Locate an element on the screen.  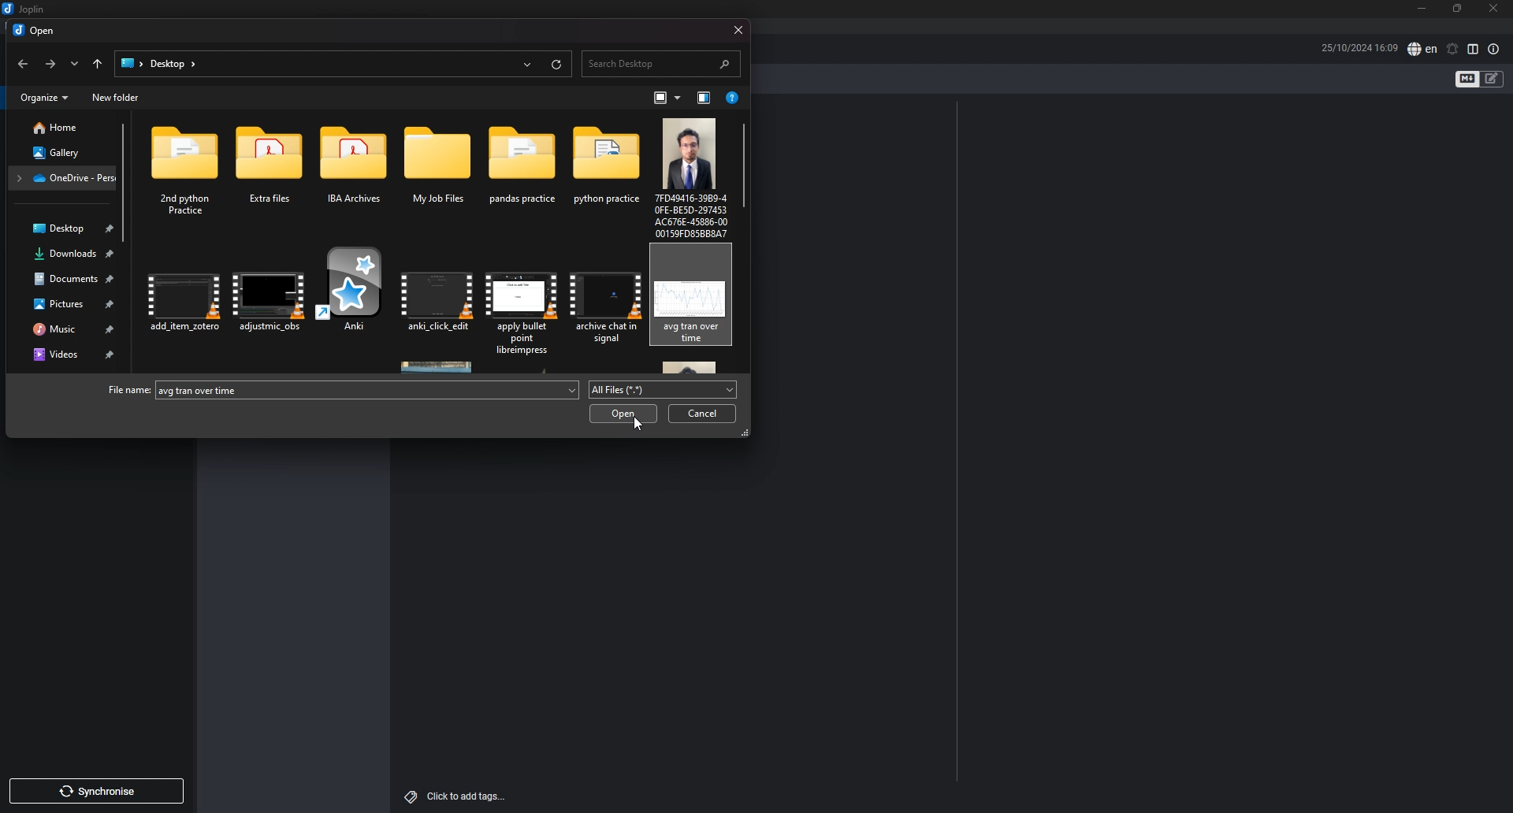
toggle editors is located at coordinates (1493, 79).